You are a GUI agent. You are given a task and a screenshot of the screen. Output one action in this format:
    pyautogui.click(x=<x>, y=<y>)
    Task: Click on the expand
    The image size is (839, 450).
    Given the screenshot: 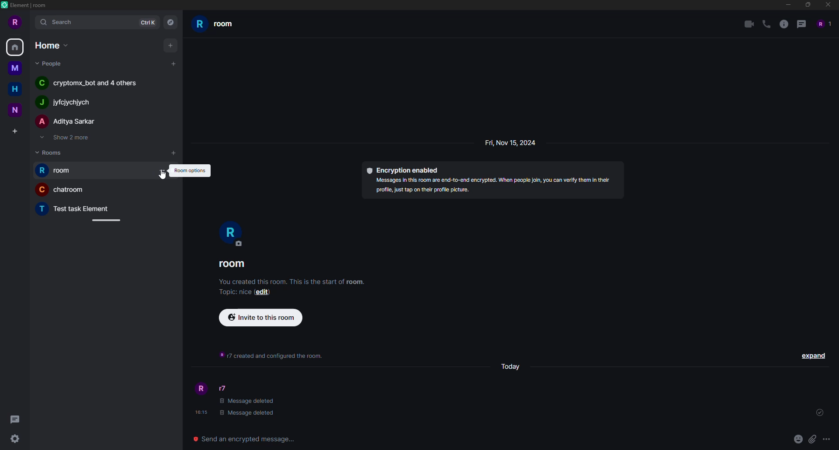 What is the action you would take?
    pyautogui.click(x=812, y=355)
    